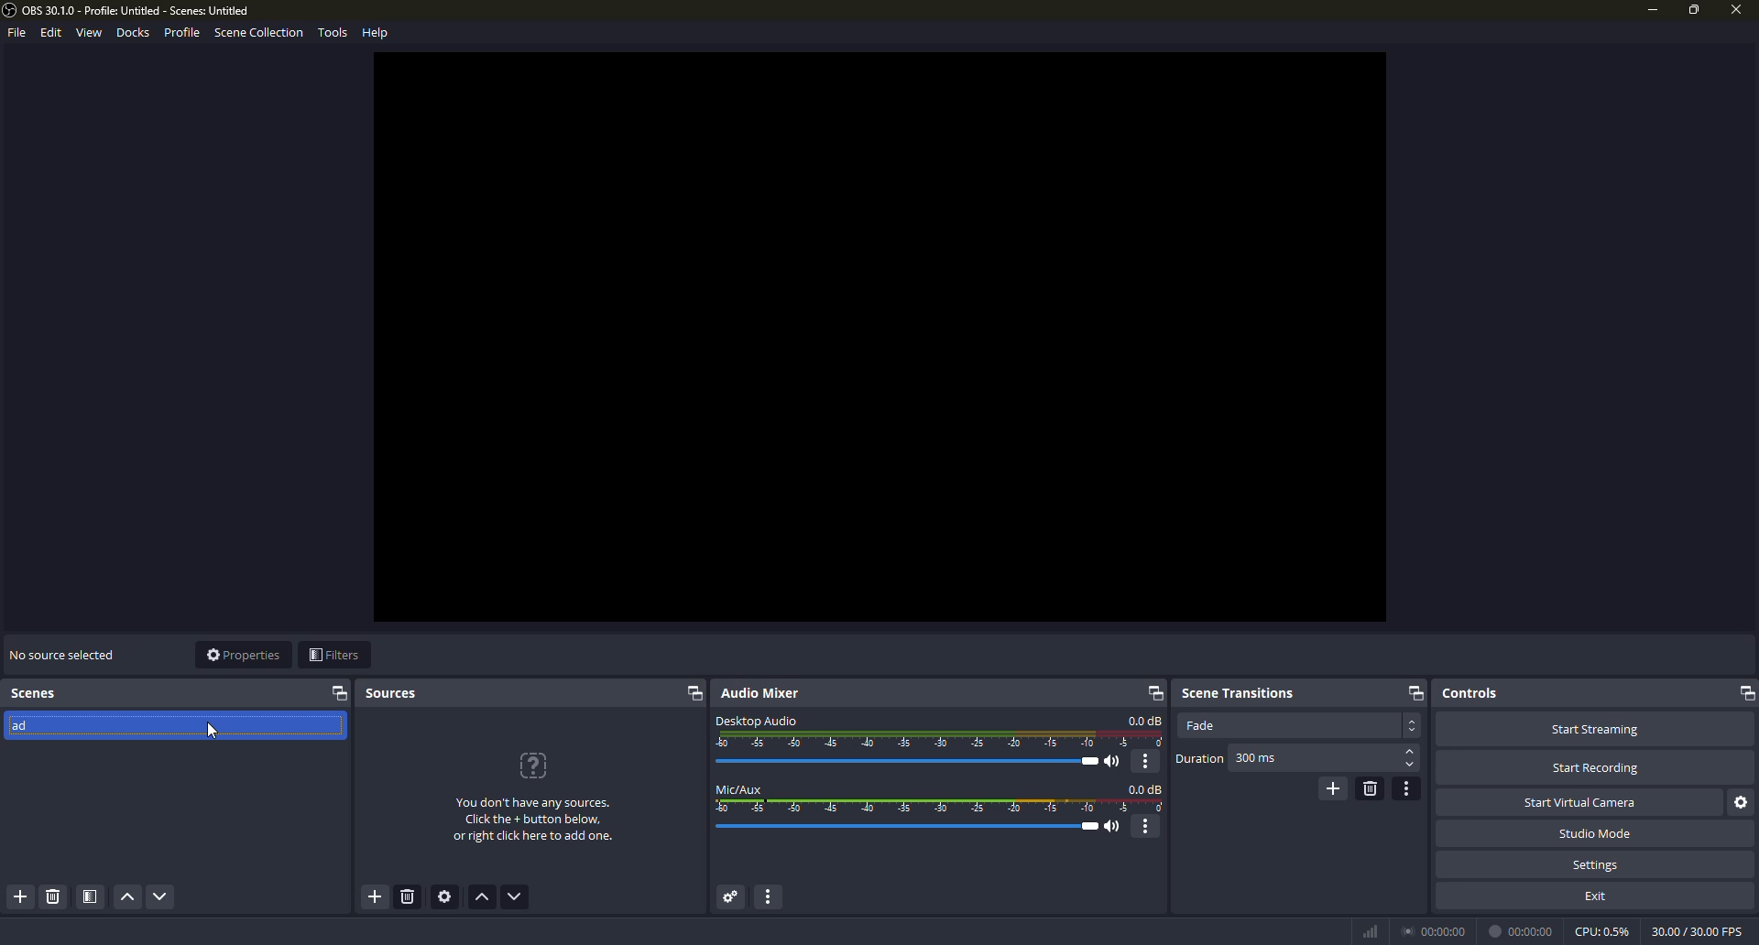 The height and width of the screenshot is (945, 1759). Describe the element at coordinates (340, 693) in the screenshot. I see `expand` at that location.